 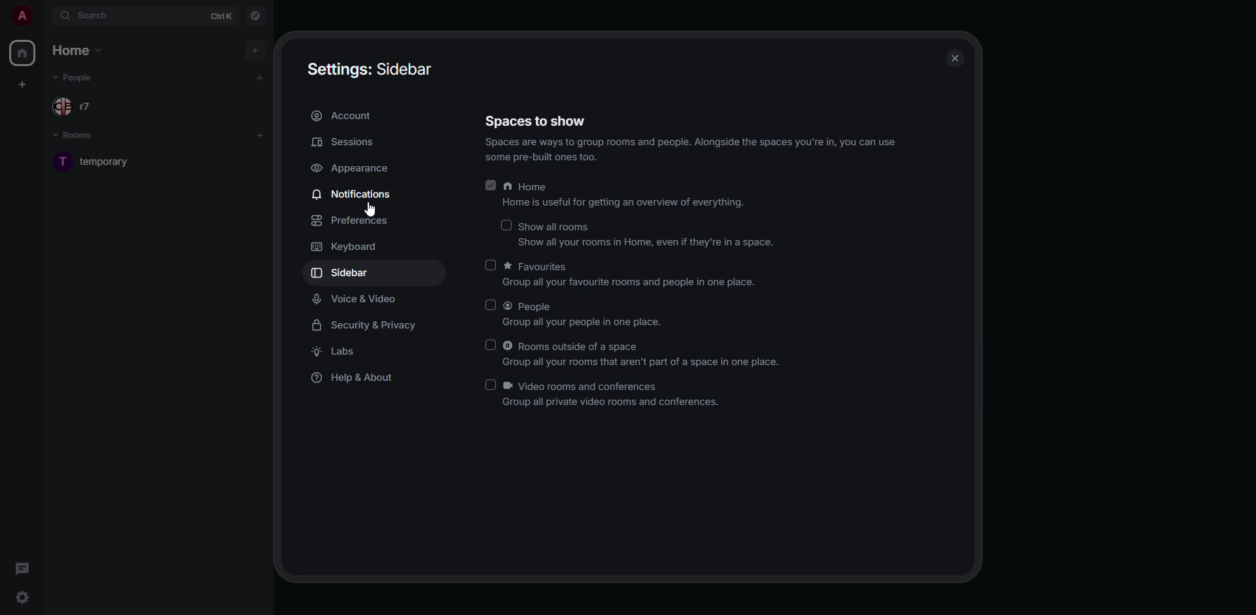 What do you see at coordinates (369, 325) in the screenshot?
I see `security & privacy` at bounding box center [369, 325].